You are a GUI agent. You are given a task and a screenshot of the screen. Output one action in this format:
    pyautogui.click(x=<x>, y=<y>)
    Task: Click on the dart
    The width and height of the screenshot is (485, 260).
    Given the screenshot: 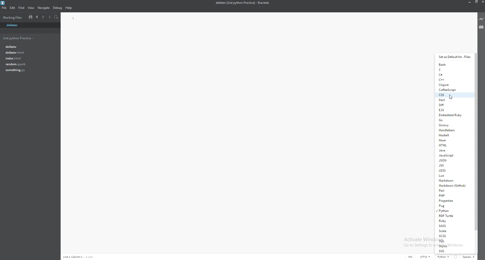 What is the action you would take?
    pyautogui.click(x=453, y=100)
    